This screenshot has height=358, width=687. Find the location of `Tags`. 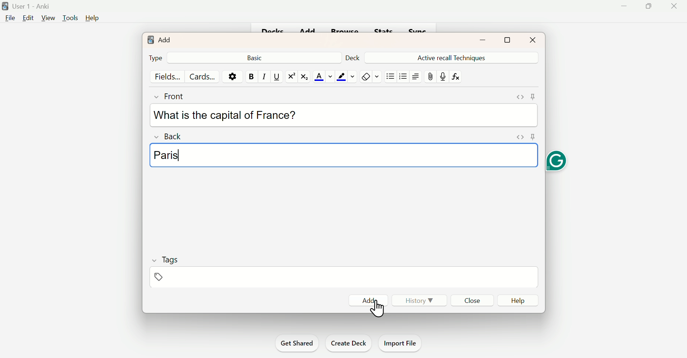

Tags is located at coordinates (167, 269).